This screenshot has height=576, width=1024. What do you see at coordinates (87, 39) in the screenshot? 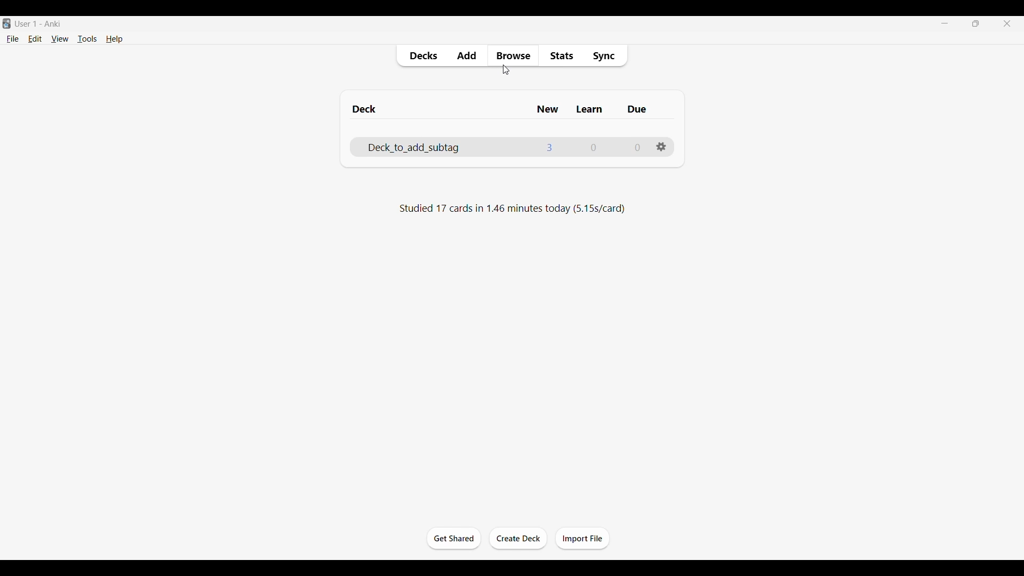
I see `Tools menu` at bounding box center [87, 39].